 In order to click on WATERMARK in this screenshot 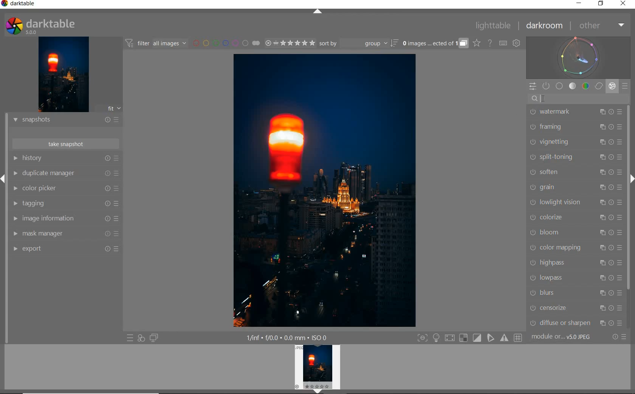, I will do `click(557, 113)`.